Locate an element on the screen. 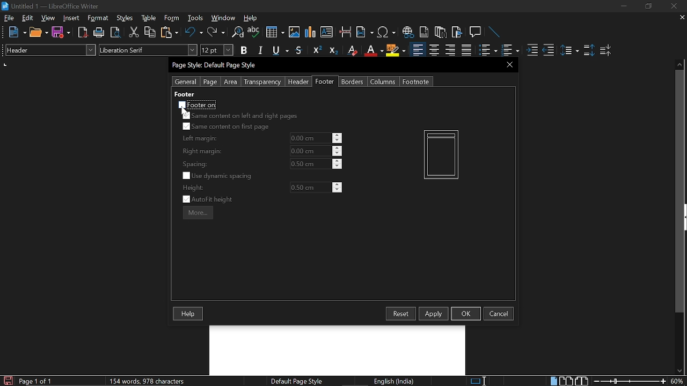  Undo is located at coordinates (194, 32).